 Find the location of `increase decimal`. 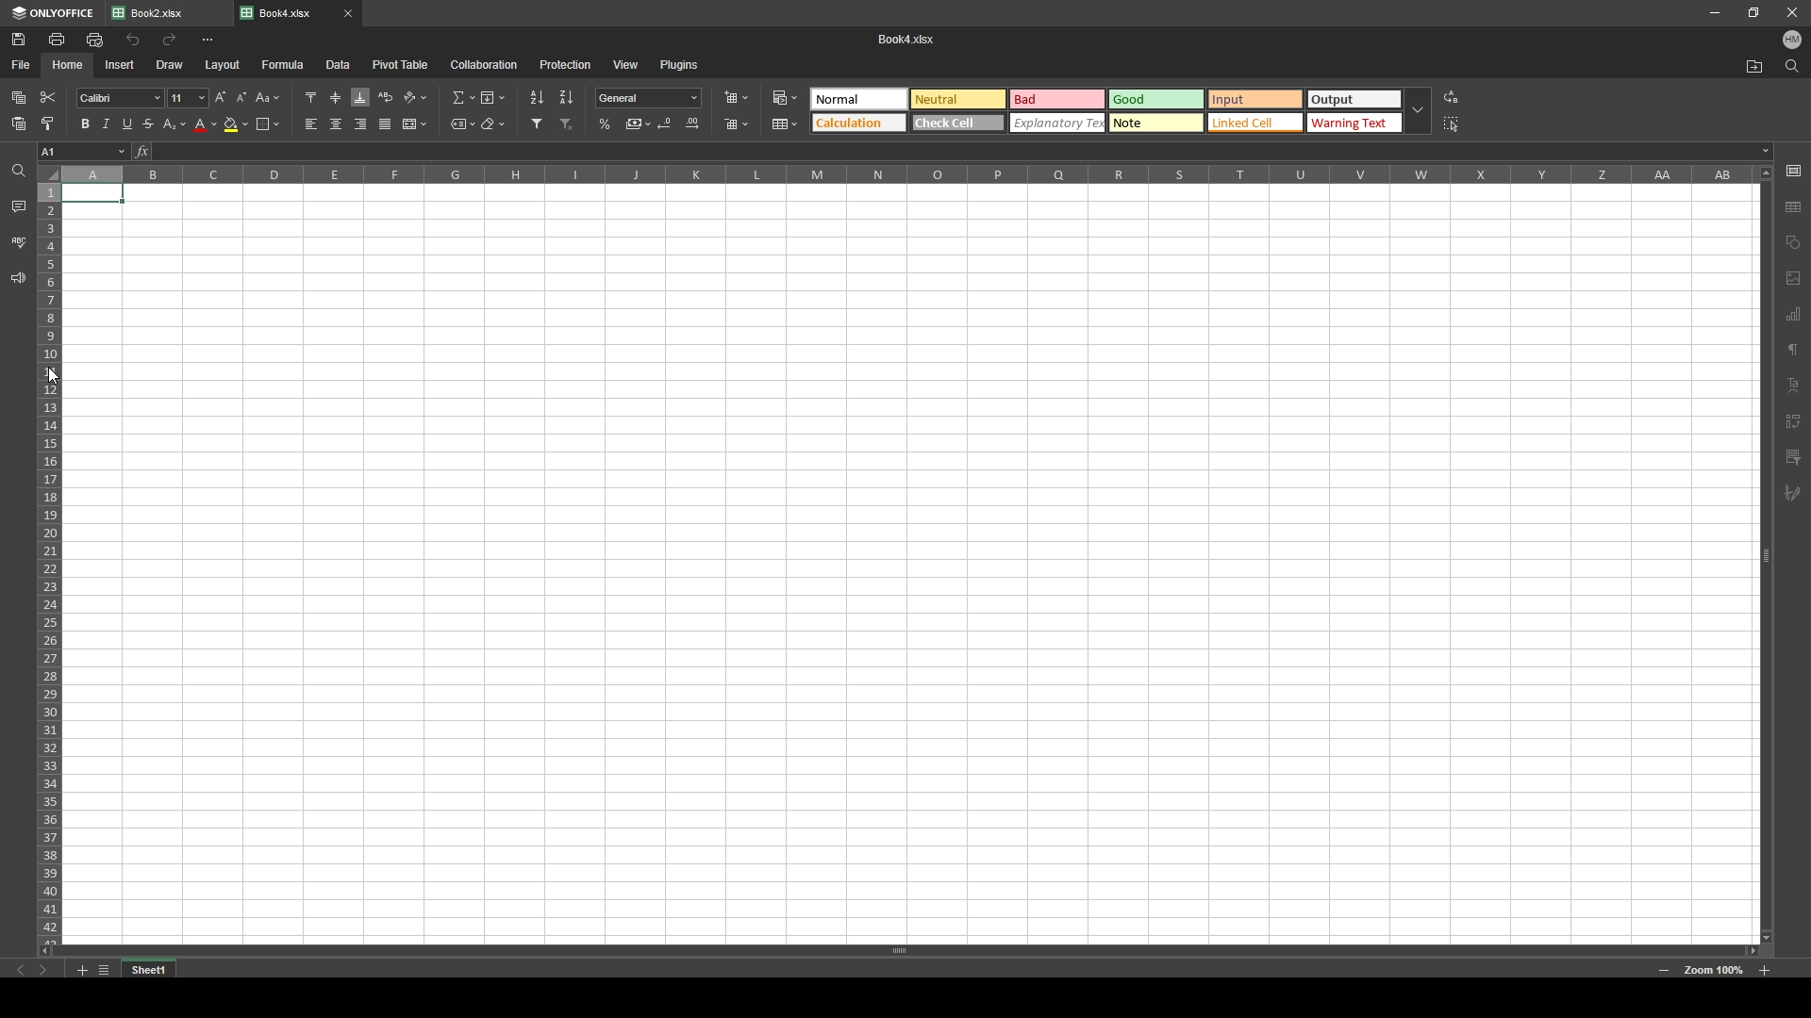

increase decimal is located at coordinates (692, 123).